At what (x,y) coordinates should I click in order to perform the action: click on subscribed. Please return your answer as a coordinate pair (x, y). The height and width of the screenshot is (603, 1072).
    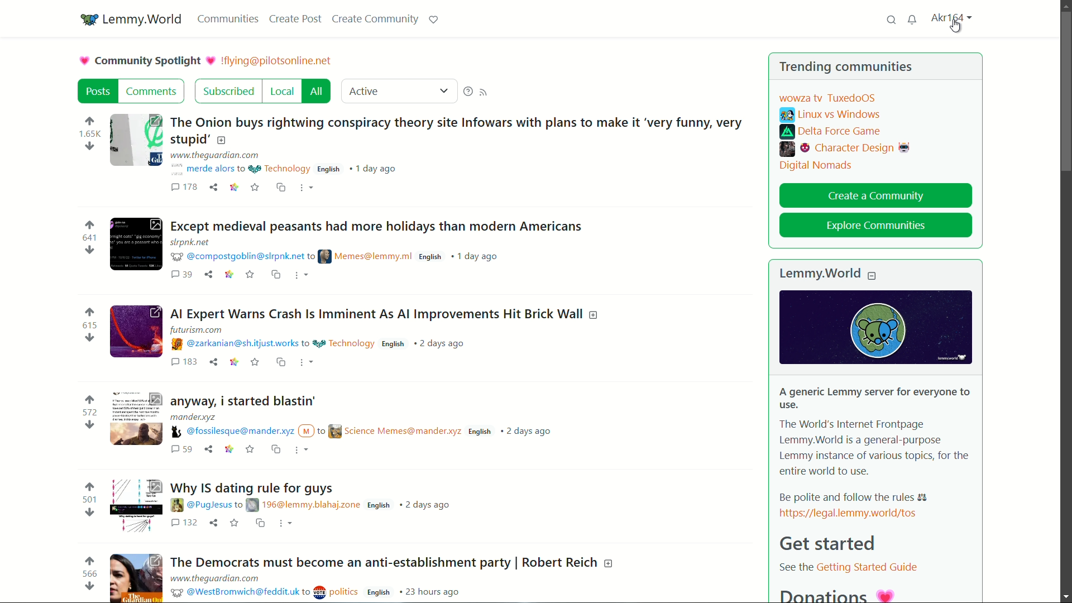
    Looking at the image, I should click on (229, 92).